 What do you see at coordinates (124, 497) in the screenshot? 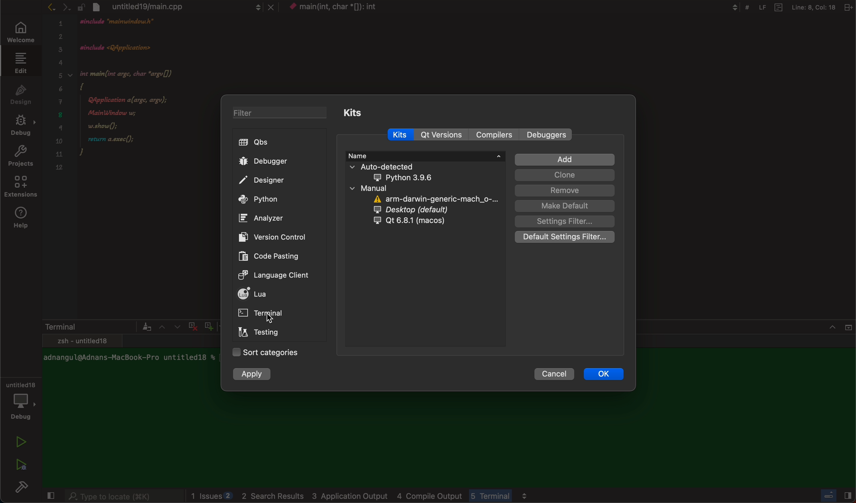
I see `search` at bounding box center [124, 497].